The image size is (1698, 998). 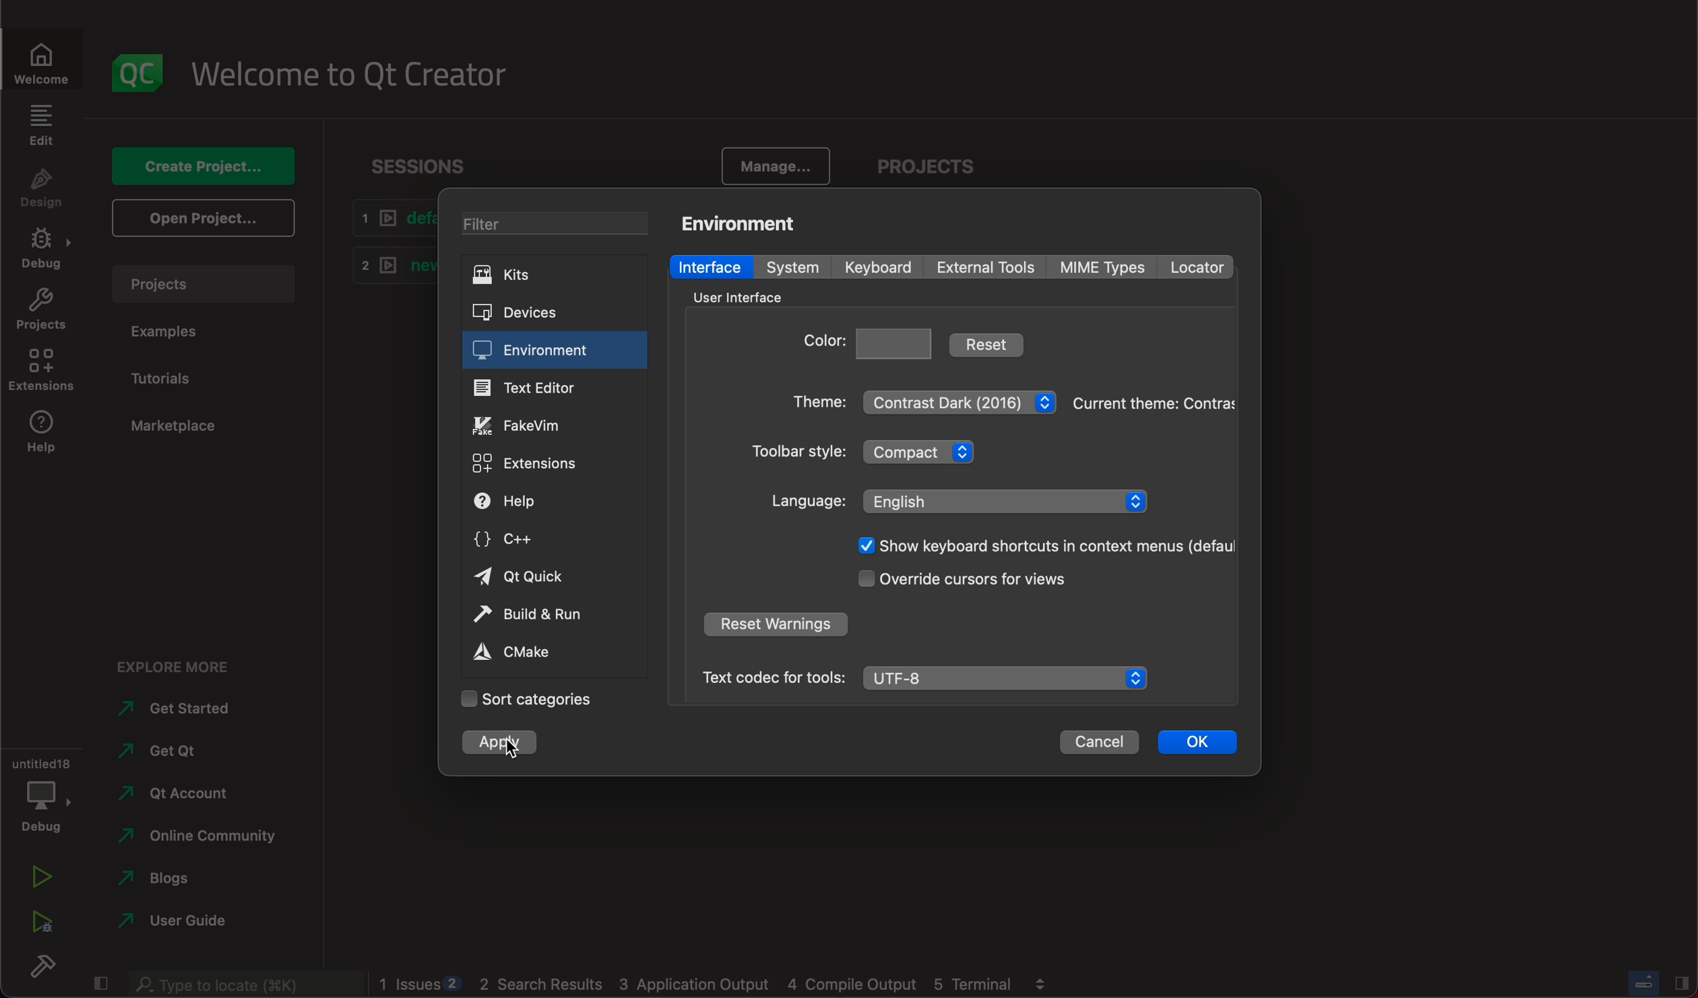 What do you see at coordinates (970, 581) in the screenshot?
I see `cursors` at bounding box center [970, 581].